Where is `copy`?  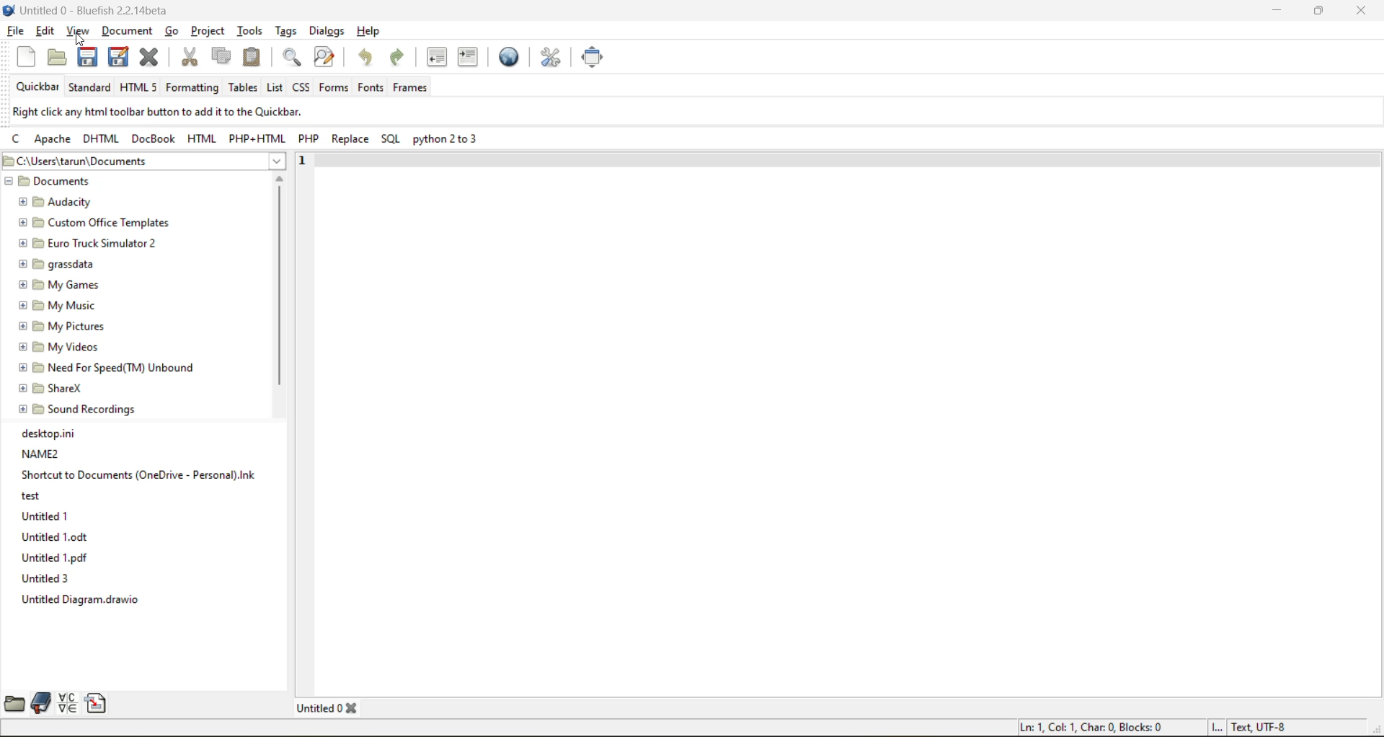 copy is located at coordinates (220, 57).